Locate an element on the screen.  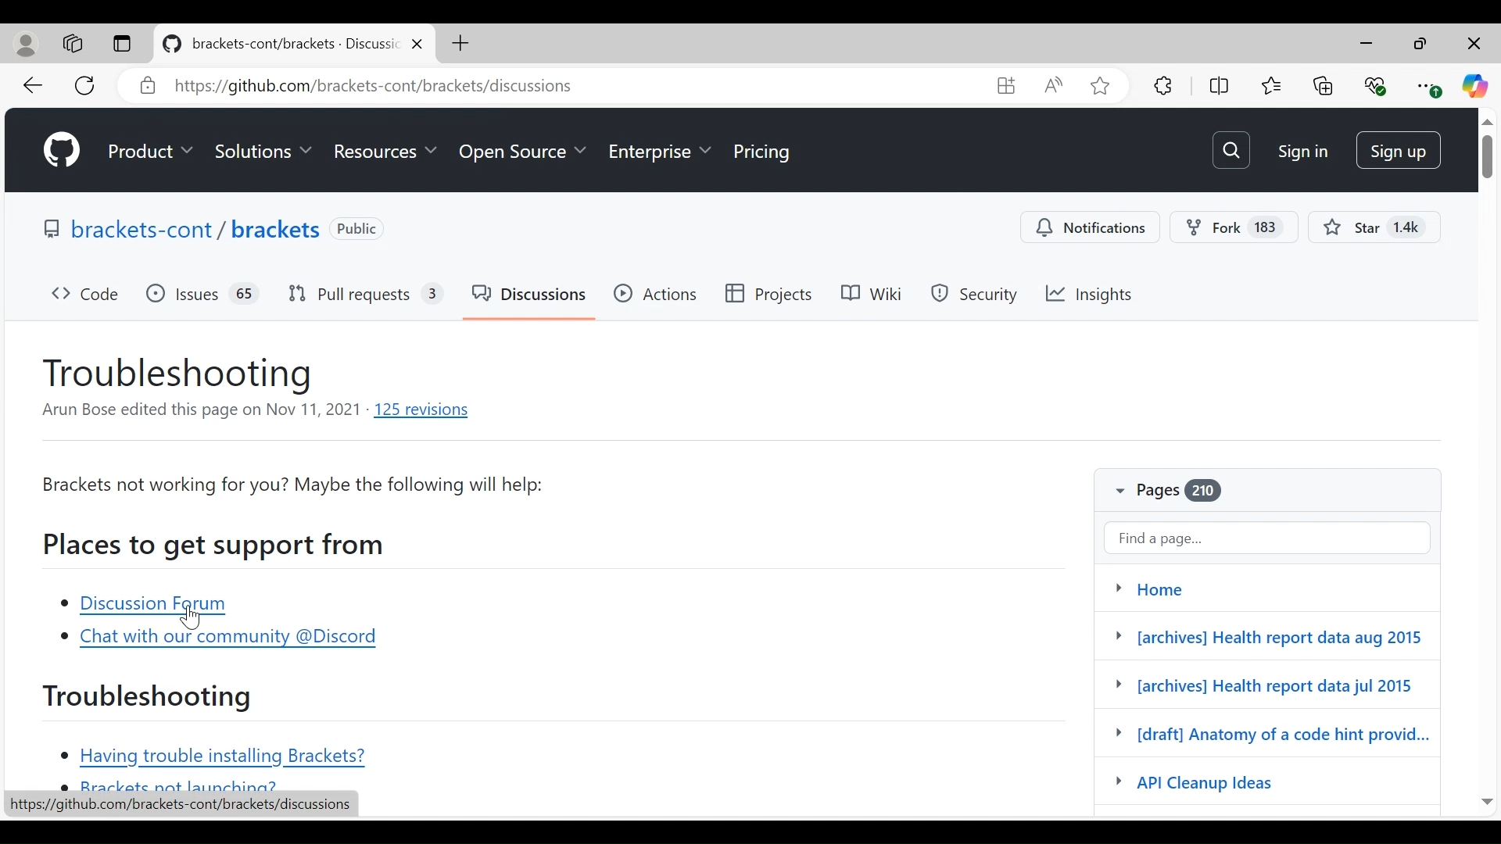
Browser essentials is located at coordinates (1377, 85).